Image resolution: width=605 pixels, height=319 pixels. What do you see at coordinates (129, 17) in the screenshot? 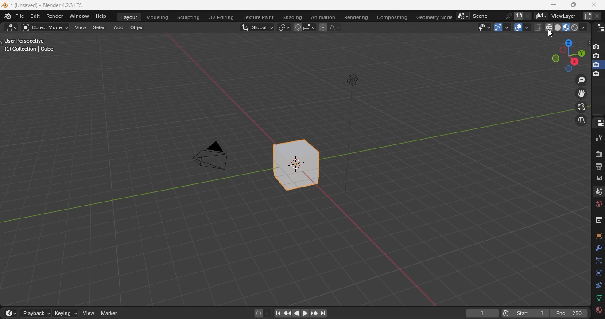
I see `layout` at bounding box center [129, 17].